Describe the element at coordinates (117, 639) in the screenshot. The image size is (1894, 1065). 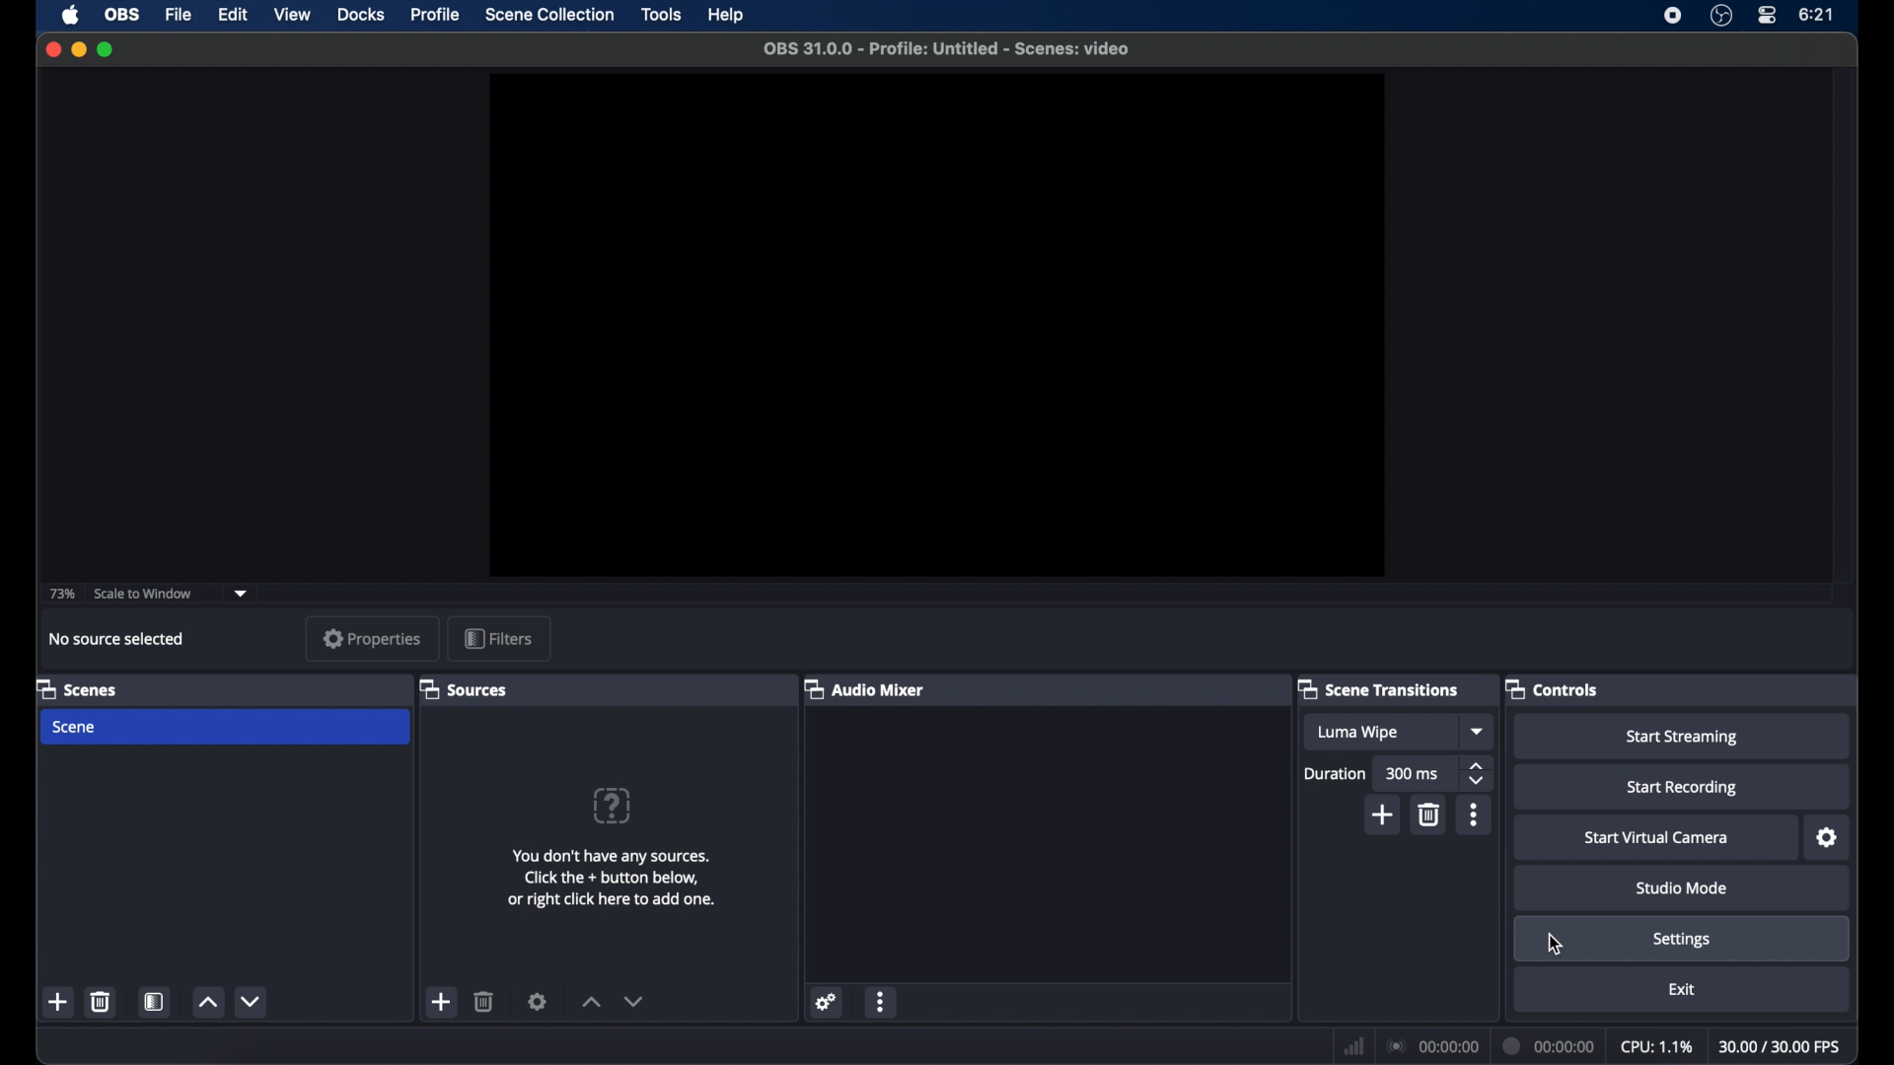
I see `no source selected` at that location.